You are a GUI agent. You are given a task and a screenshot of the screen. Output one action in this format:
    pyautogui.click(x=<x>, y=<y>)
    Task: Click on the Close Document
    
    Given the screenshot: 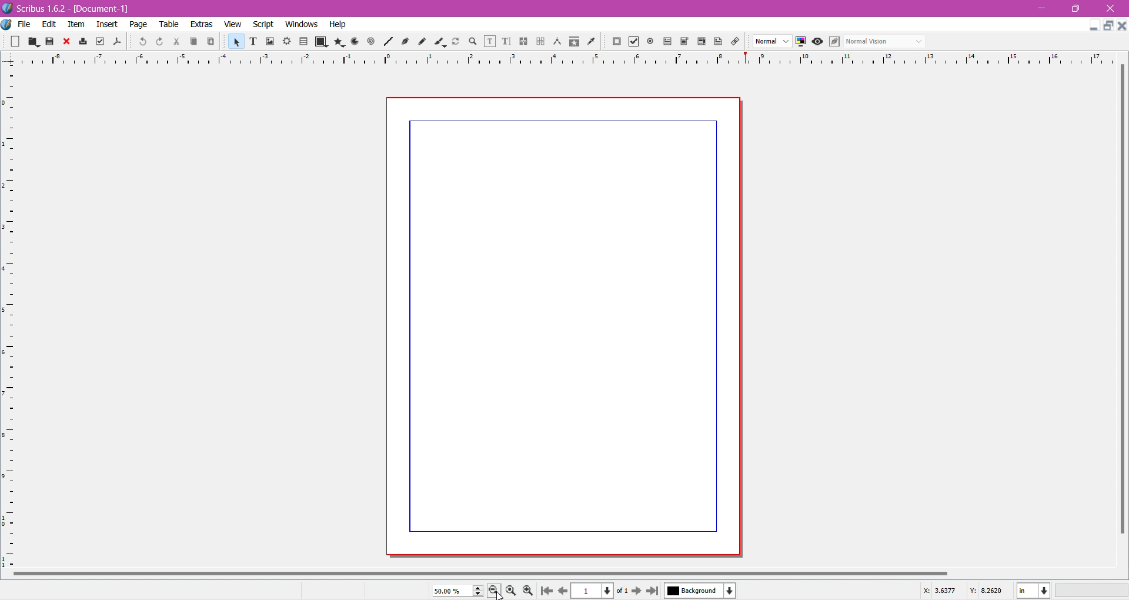 What is the action you would take?
    pyautogui.click(x=1122, y=26)
    